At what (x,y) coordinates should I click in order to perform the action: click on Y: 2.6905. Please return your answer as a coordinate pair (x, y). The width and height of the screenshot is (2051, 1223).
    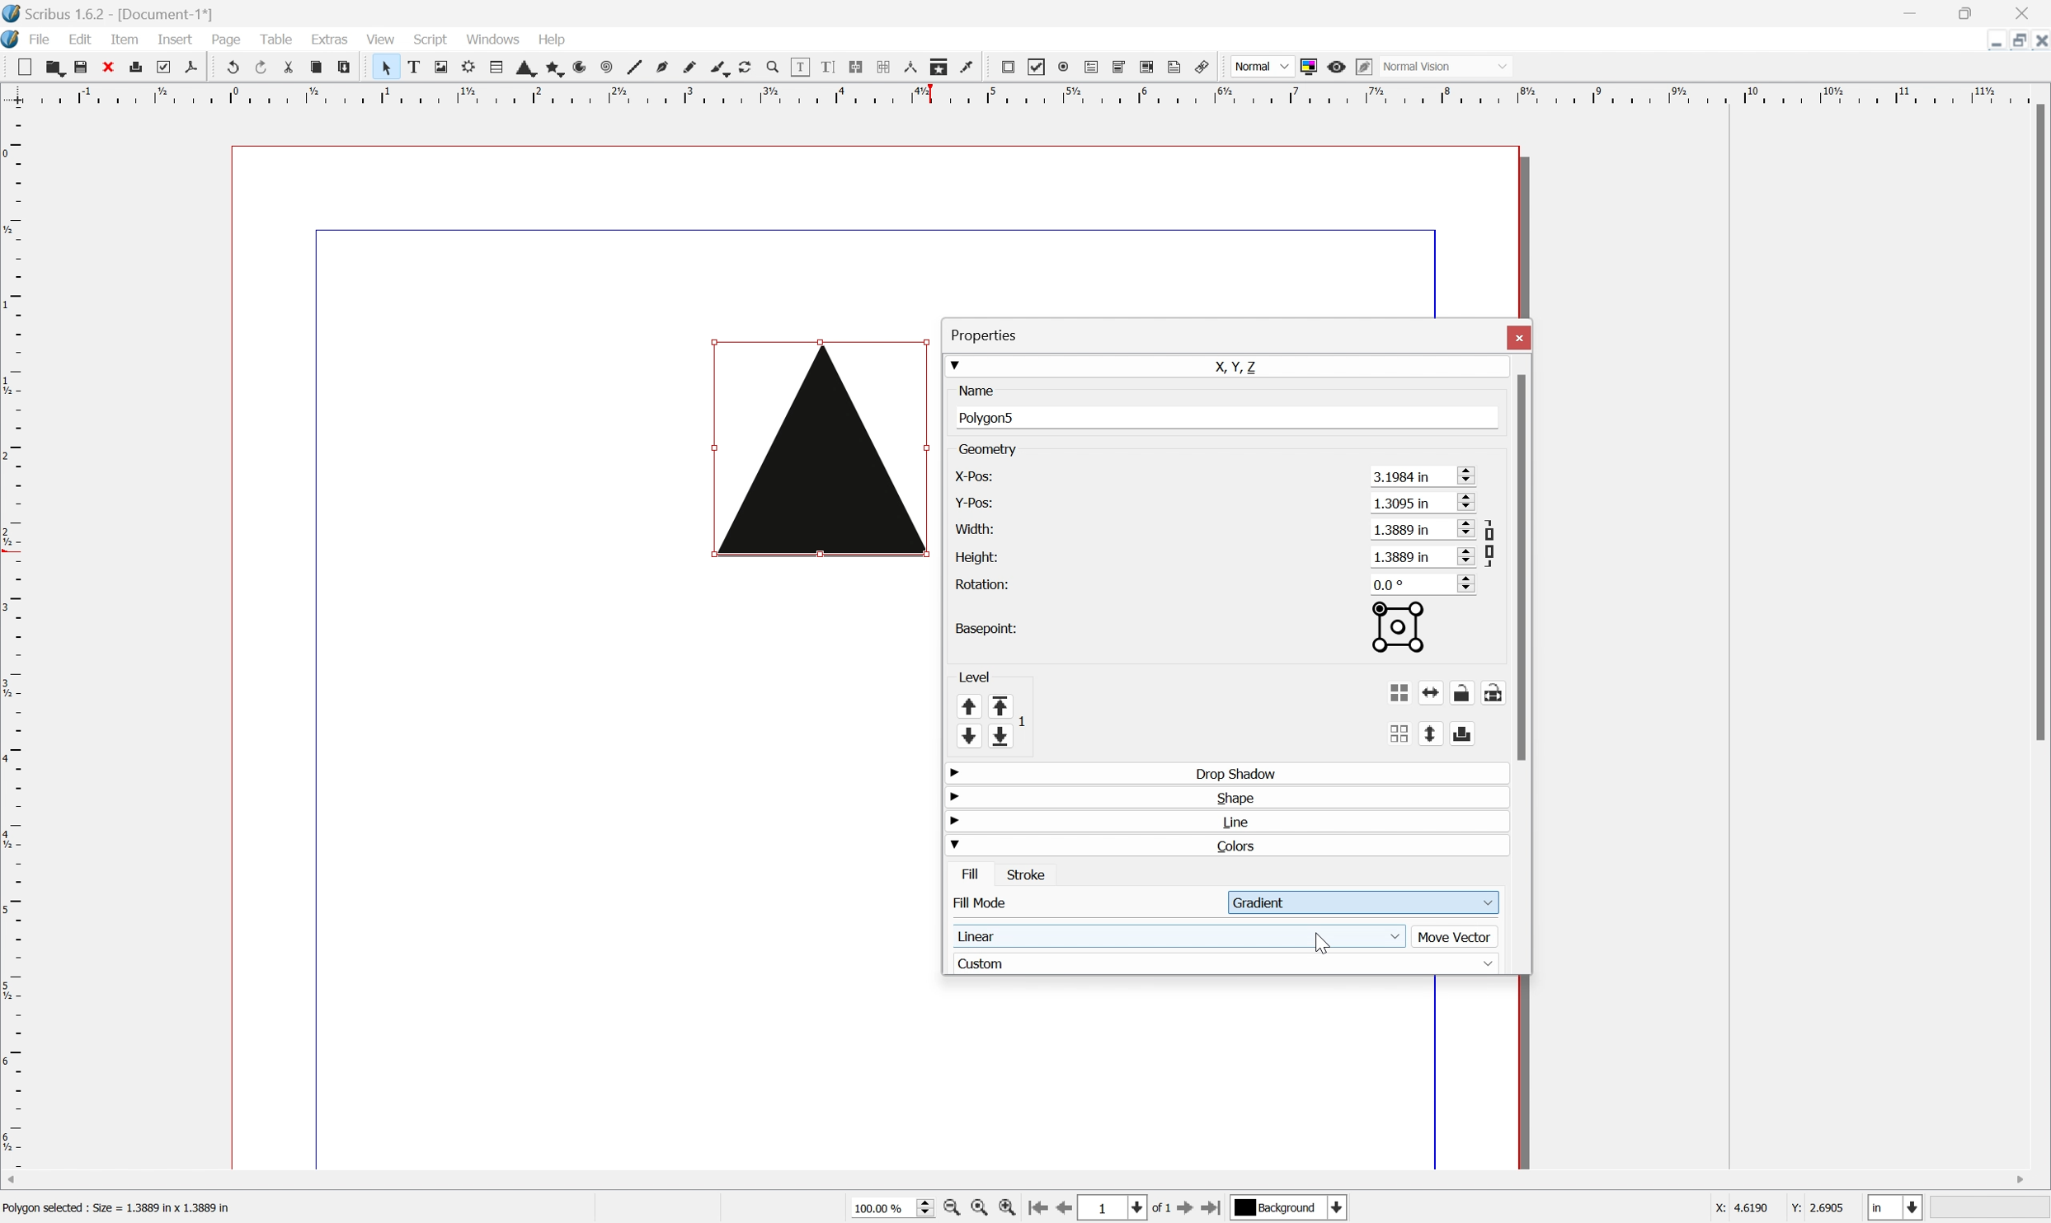
    Looking at the image, I should click on (1818, 1209).